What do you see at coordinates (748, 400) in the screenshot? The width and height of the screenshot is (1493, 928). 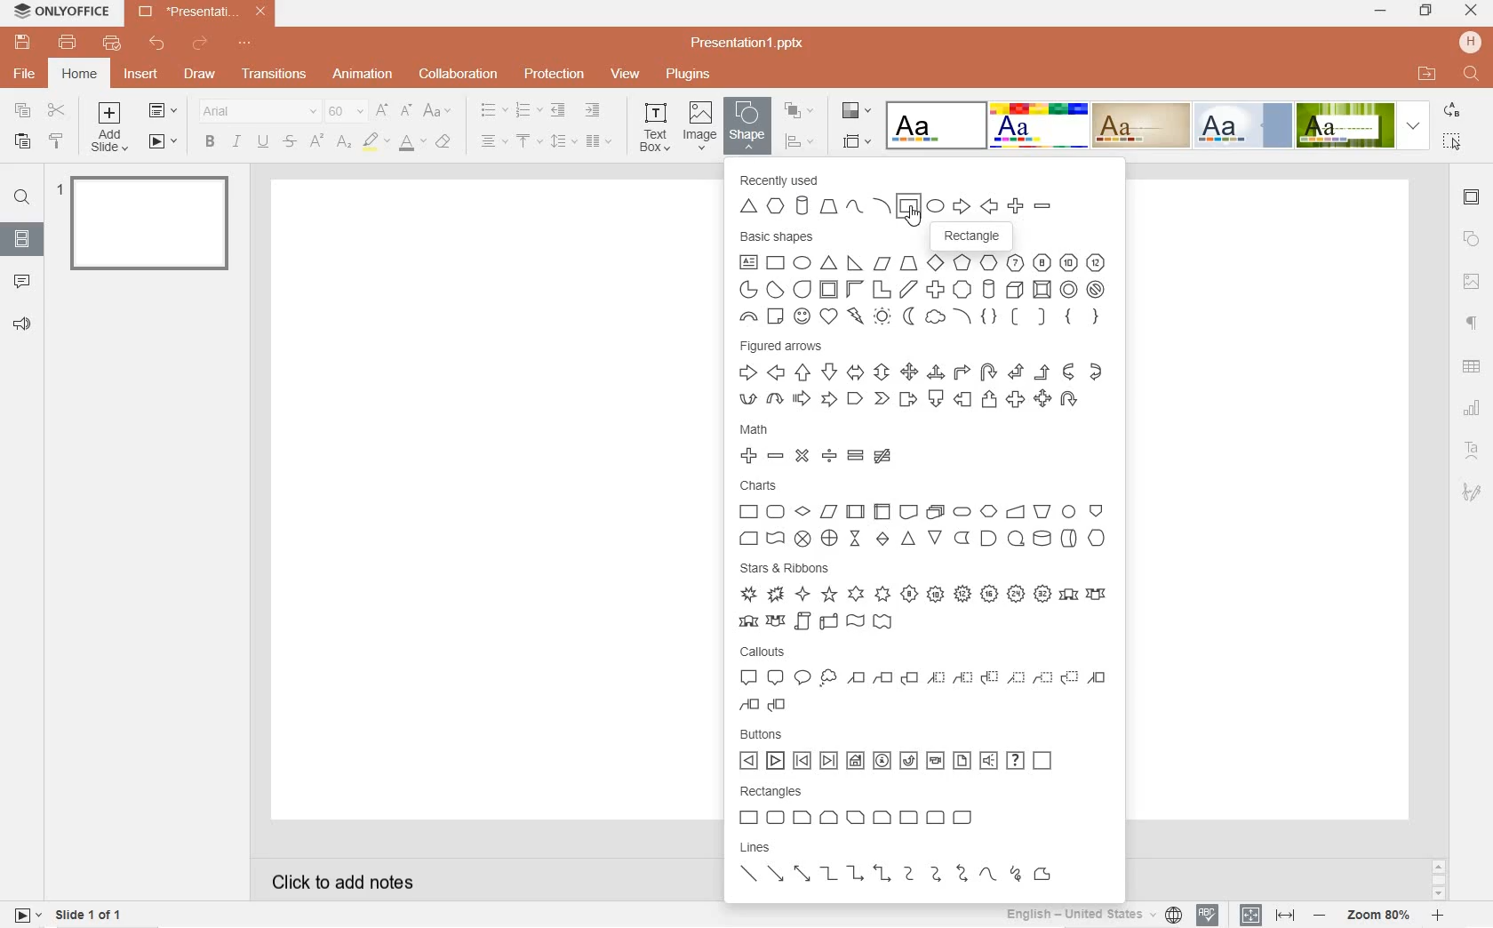 I see `Curved up arrow` at bounding box center [748, 400].